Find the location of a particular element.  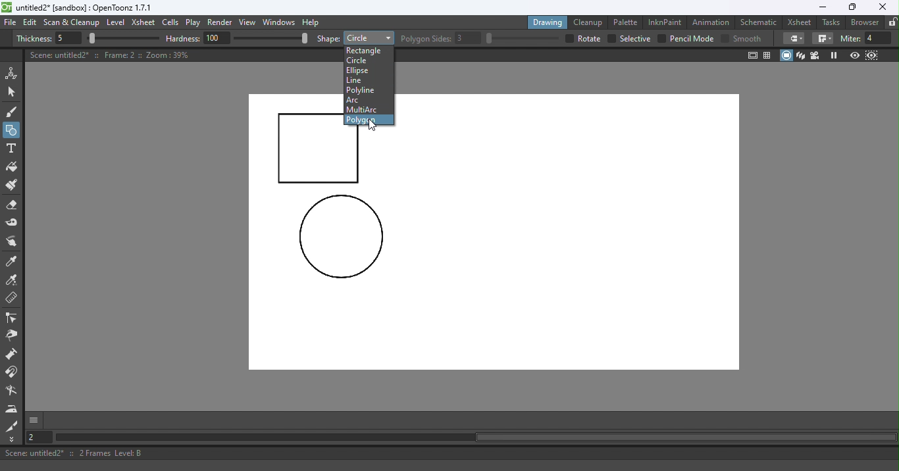

Sub-Camera view is located at coordinates (873, 55).